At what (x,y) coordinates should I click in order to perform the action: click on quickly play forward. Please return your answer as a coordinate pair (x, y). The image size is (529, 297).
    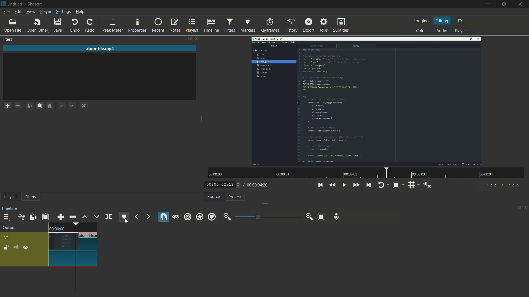
    Looking at the image, I should click on (355, 185).